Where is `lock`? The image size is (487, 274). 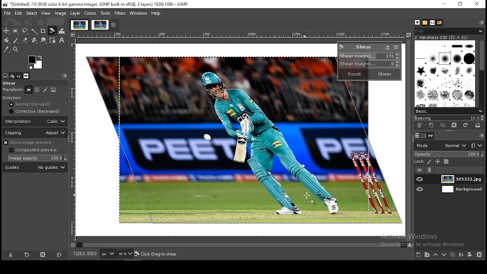
lock is located at coordinates (417, 162).